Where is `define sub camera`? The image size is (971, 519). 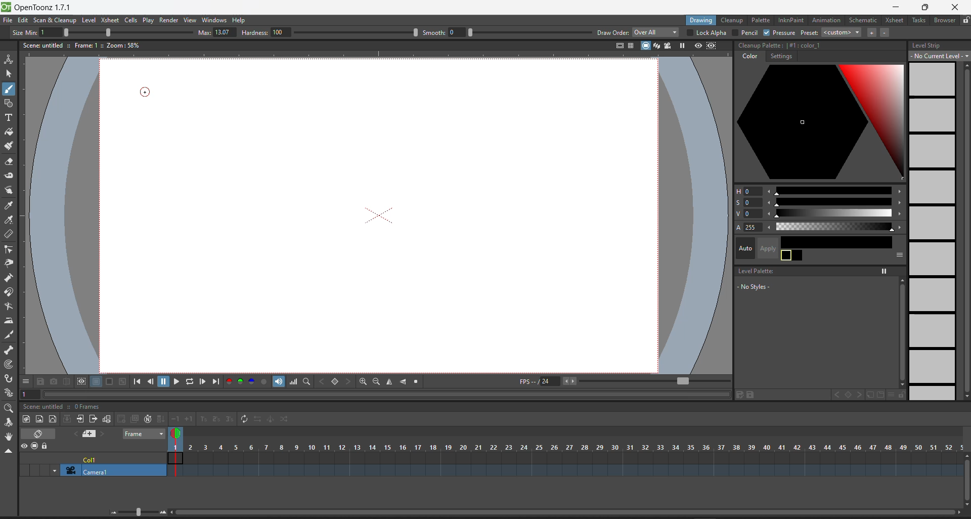 define sub camera is located at coordinates (81, 381).